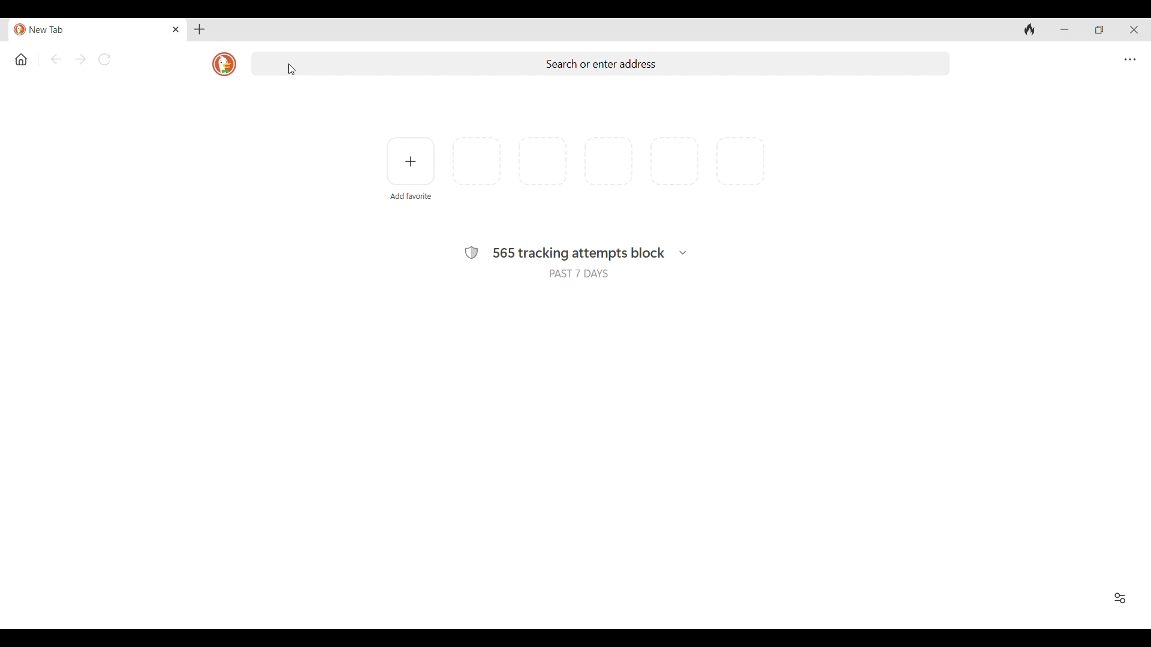 The height and width of the screenshot is (647, 1151). Describe the element at coordinates (410, 161) in the screenshot. I see `Add favorite` at that location.